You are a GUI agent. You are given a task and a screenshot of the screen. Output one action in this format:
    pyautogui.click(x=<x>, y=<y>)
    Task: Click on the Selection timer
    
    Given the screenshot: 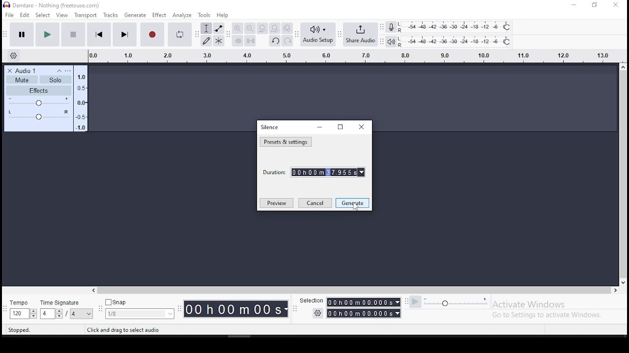 What is the action you would take?
    pyautogui.click(x=350, y=302)
    